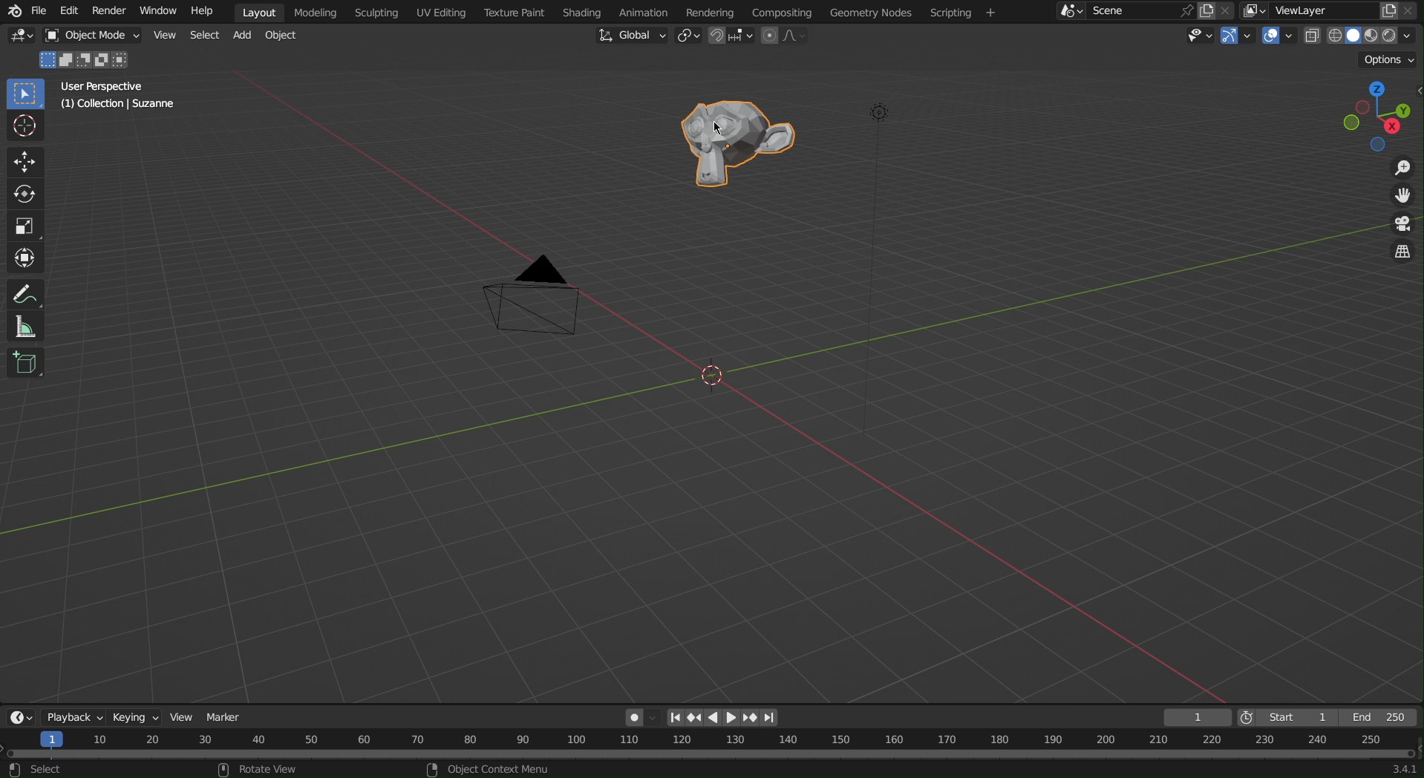  What do you see at coordinates (1389, 59) in the screenshot?
I see `Options` at bounding box center [1389, 59].